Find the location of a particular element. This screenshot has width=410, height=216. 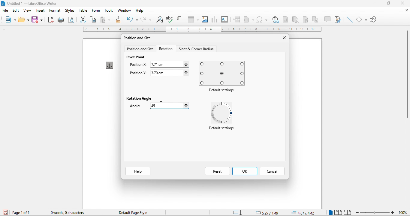

standard selection is located at coordinates (241, 212).